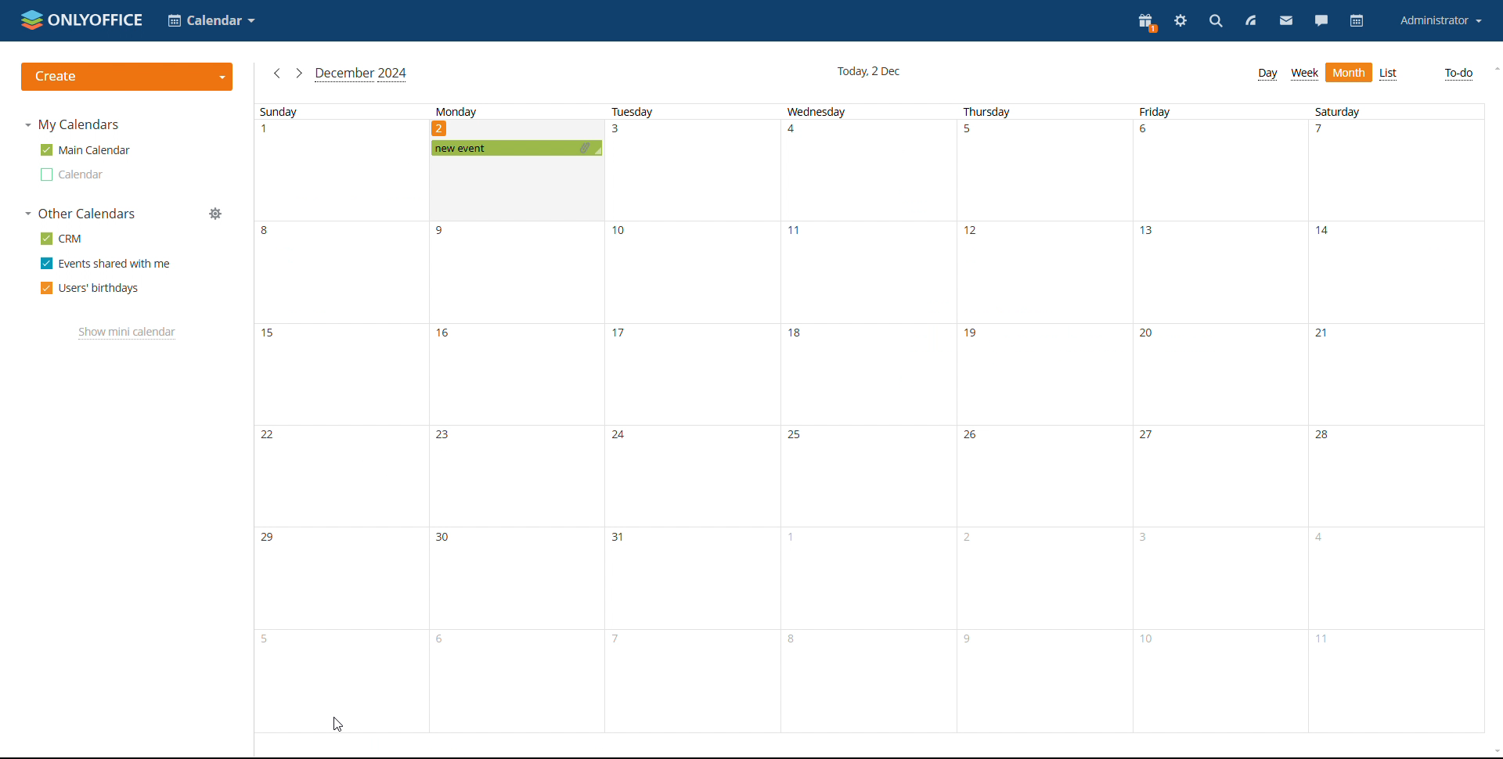 The height and width of the screenshot is (759, 1503). Describe the element at coordinates (868, 417) in the screenshot. I see `wednesday` at that location.